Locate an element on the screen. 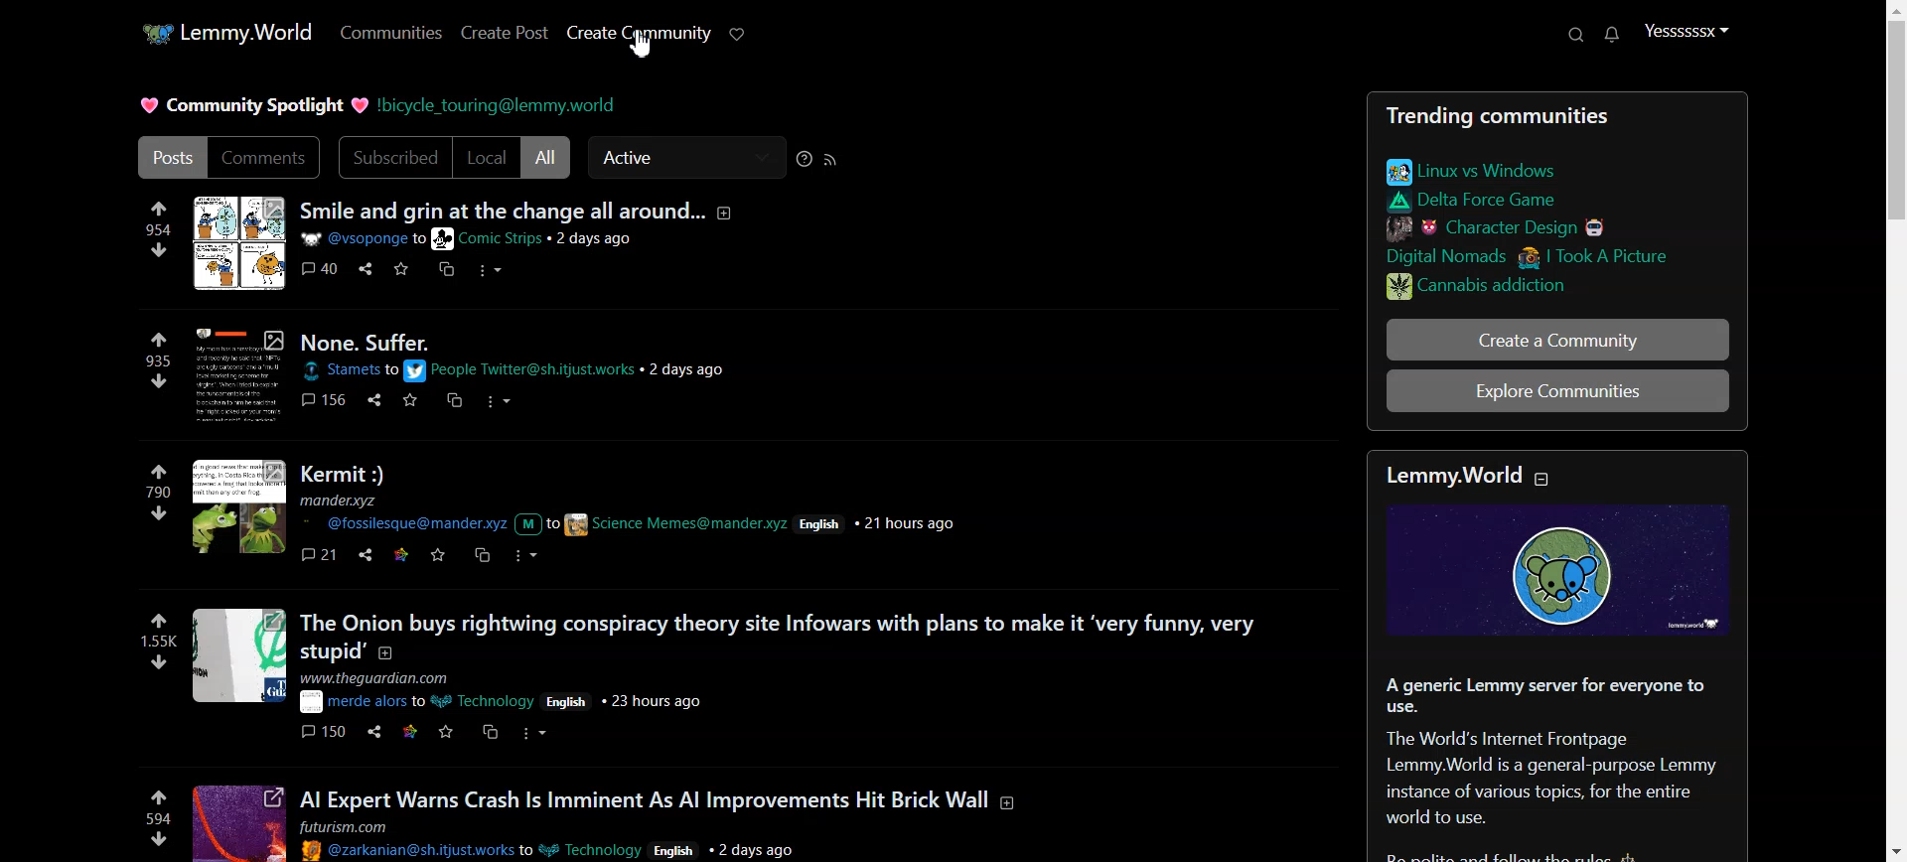 The height and width of the screenshot is (862, 1907). Comments is located at coordinates (265, 156).